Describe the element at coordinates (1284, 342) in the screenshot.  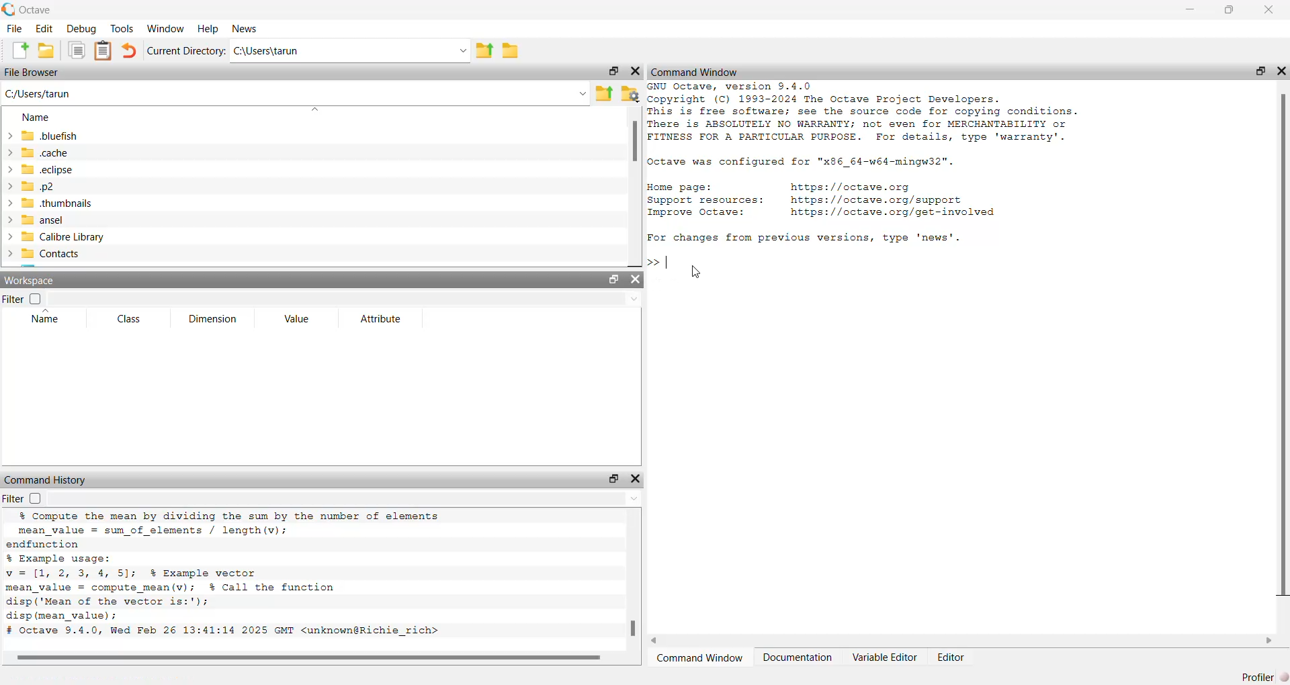
I see `scroll  bar` at that location.